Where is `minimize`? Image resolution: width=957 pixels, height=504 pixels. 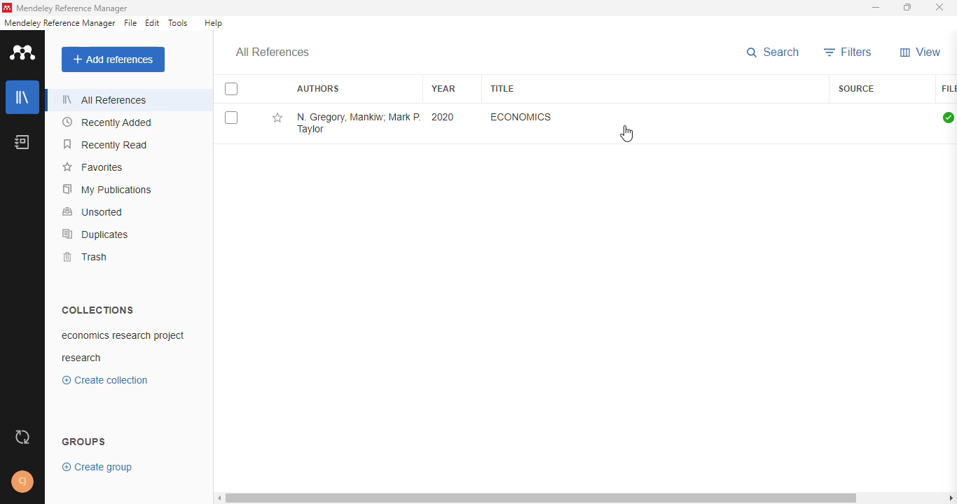 minimize is located at coordinates (876, 8).